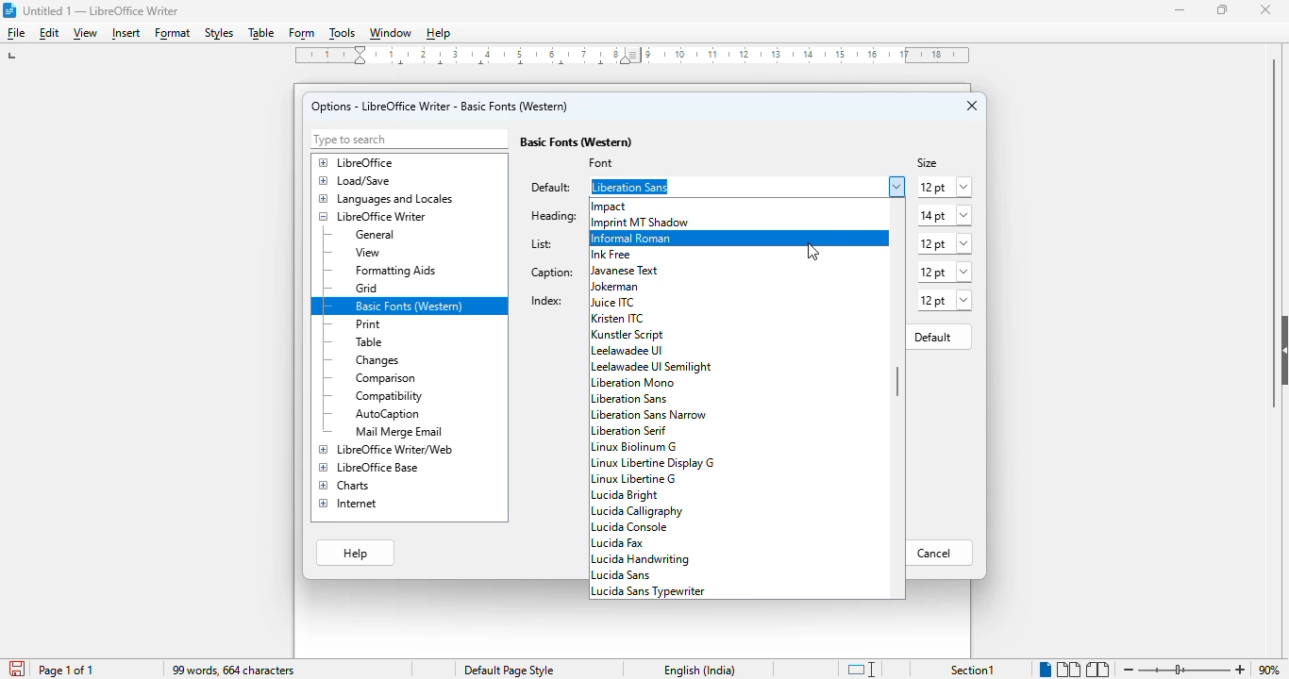 Image resolution: width=1289 pixels, height=679 pixels. I want to click on LibreOffice Base, so click(369, 468).